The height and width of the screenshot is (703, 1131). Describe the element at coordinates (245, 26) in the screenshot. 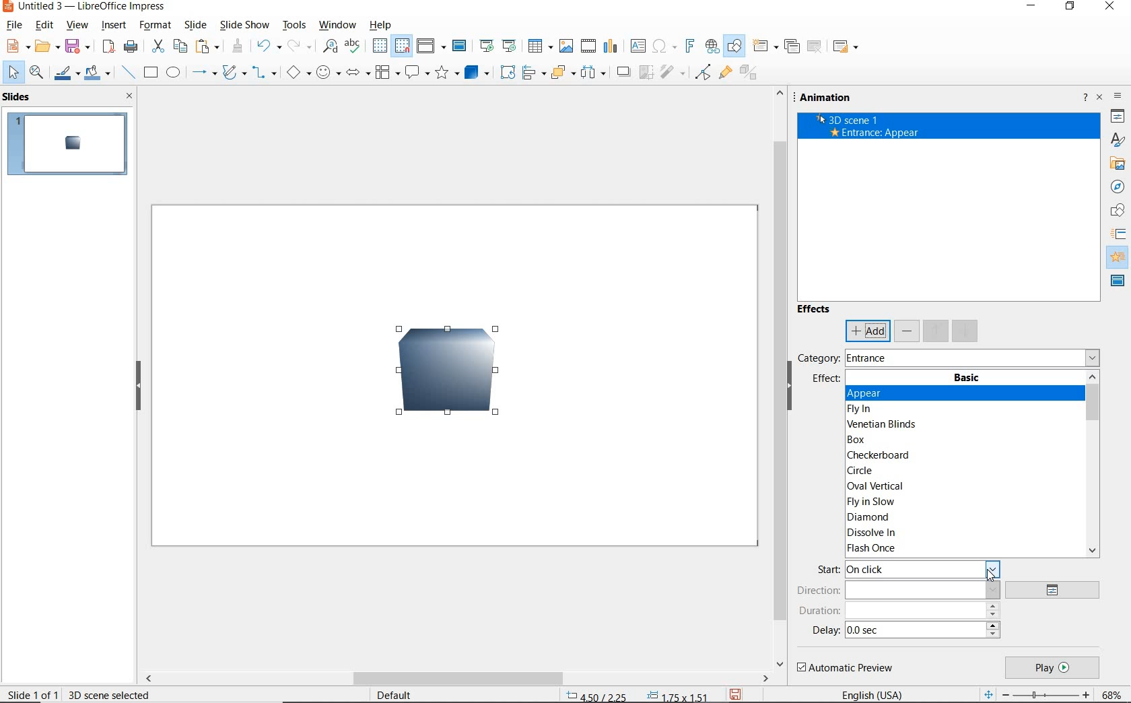

I see `slide show` at that location.